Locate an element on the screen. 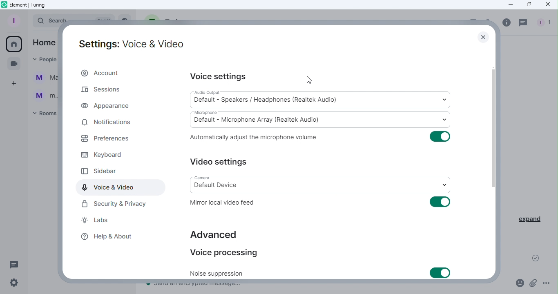 This screenshot has width=558, height=294. Conferences is located at coordinates (13, 62).